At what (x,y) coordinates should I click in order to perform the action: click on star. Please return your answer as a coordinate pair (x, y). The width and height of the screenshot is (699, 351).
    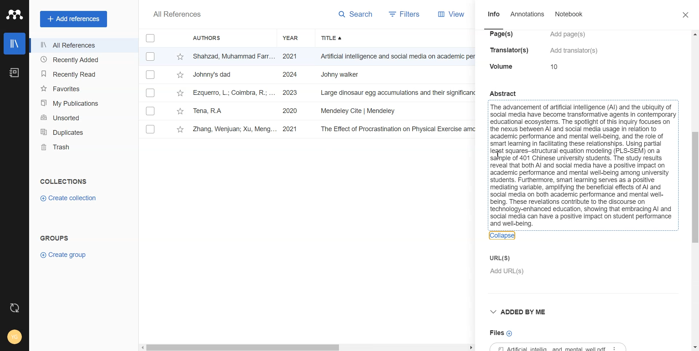
    Looking at the image, I should click on (181, 57).